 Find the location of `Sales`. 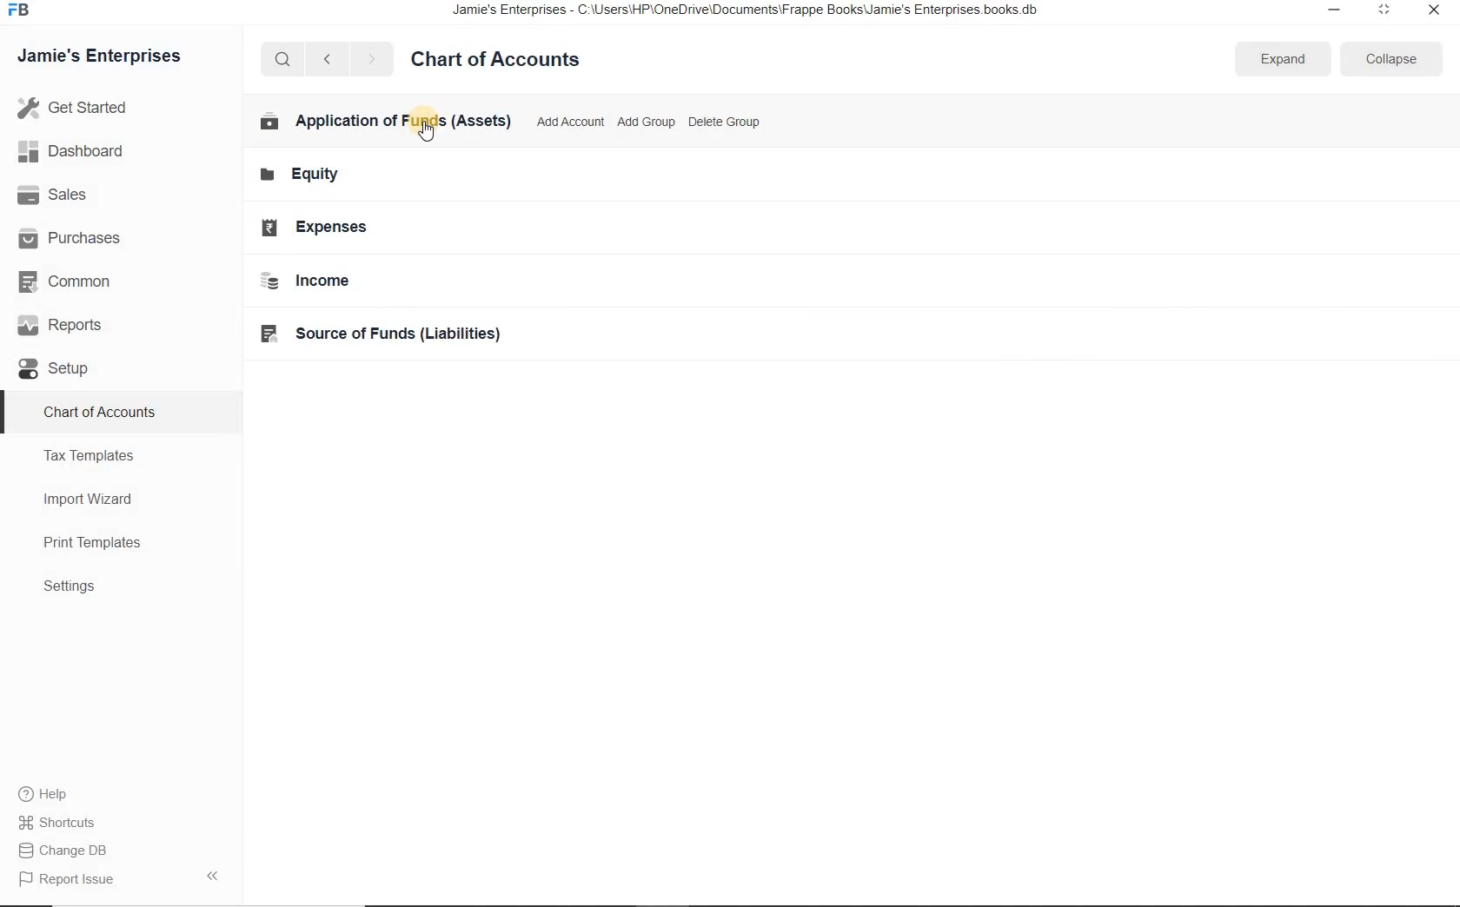

Sales is located at coordinates (76, 195).